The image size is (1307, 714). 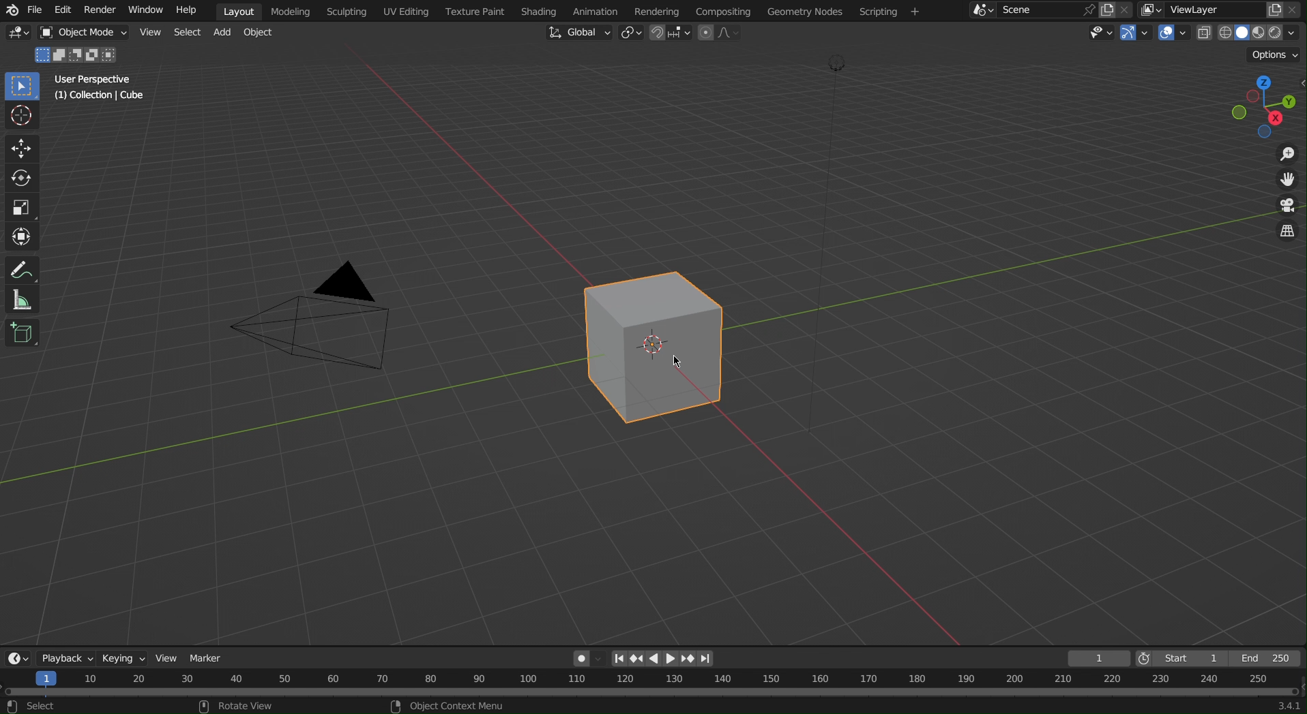 I want to click on Viewpoint, so click(x=1247, y=107).